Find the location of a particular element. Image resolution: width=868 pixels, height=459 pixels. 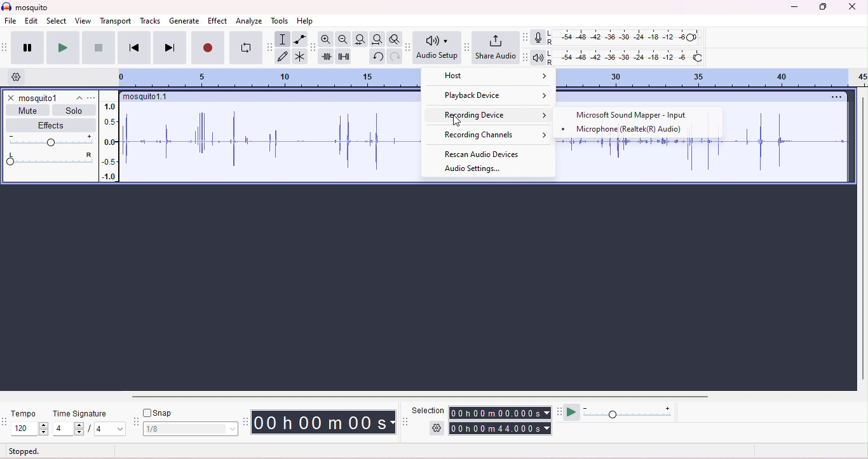

envelop is located at coordinates (300, 39).